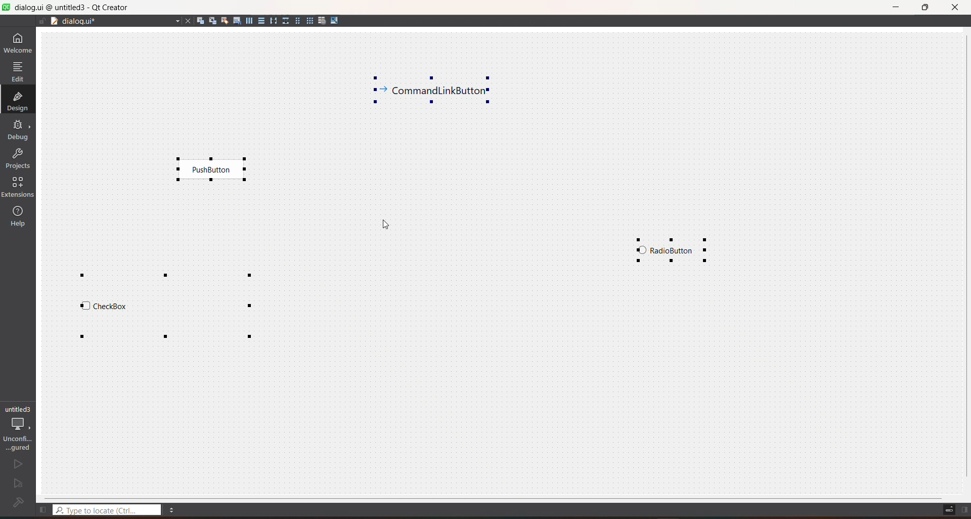 Image resolution: width=971 pixels, height=519 pixels. Describe the element at coordinates (210, 171) in the screenshot. I see `selected widget 3` at that location.